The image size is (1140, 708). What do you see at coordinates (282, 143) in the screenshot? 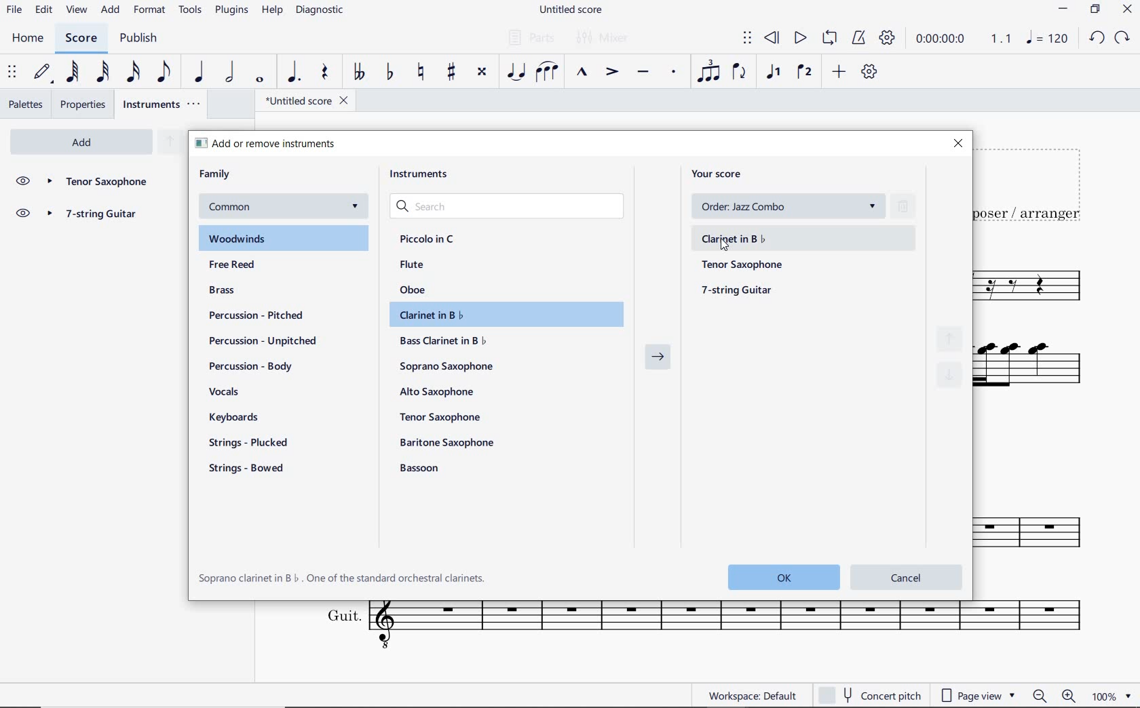
I see `add or remove instruments` at bounding box center [282, 143].